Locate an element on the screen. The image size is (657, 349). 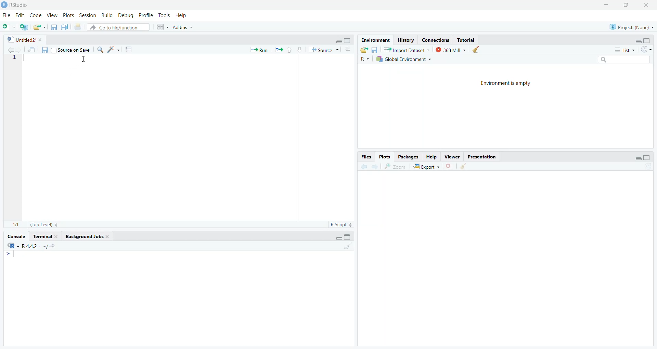
R Script = is located at coordinates (342, 224).